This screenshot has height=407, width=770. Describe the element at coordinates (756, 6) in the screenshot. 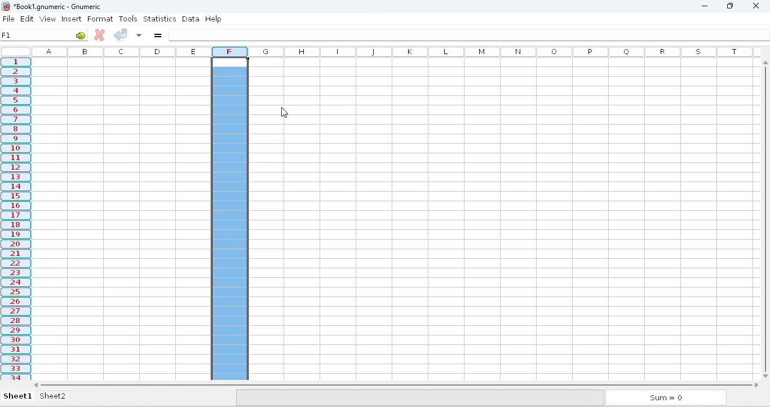

I see `close` at that location.